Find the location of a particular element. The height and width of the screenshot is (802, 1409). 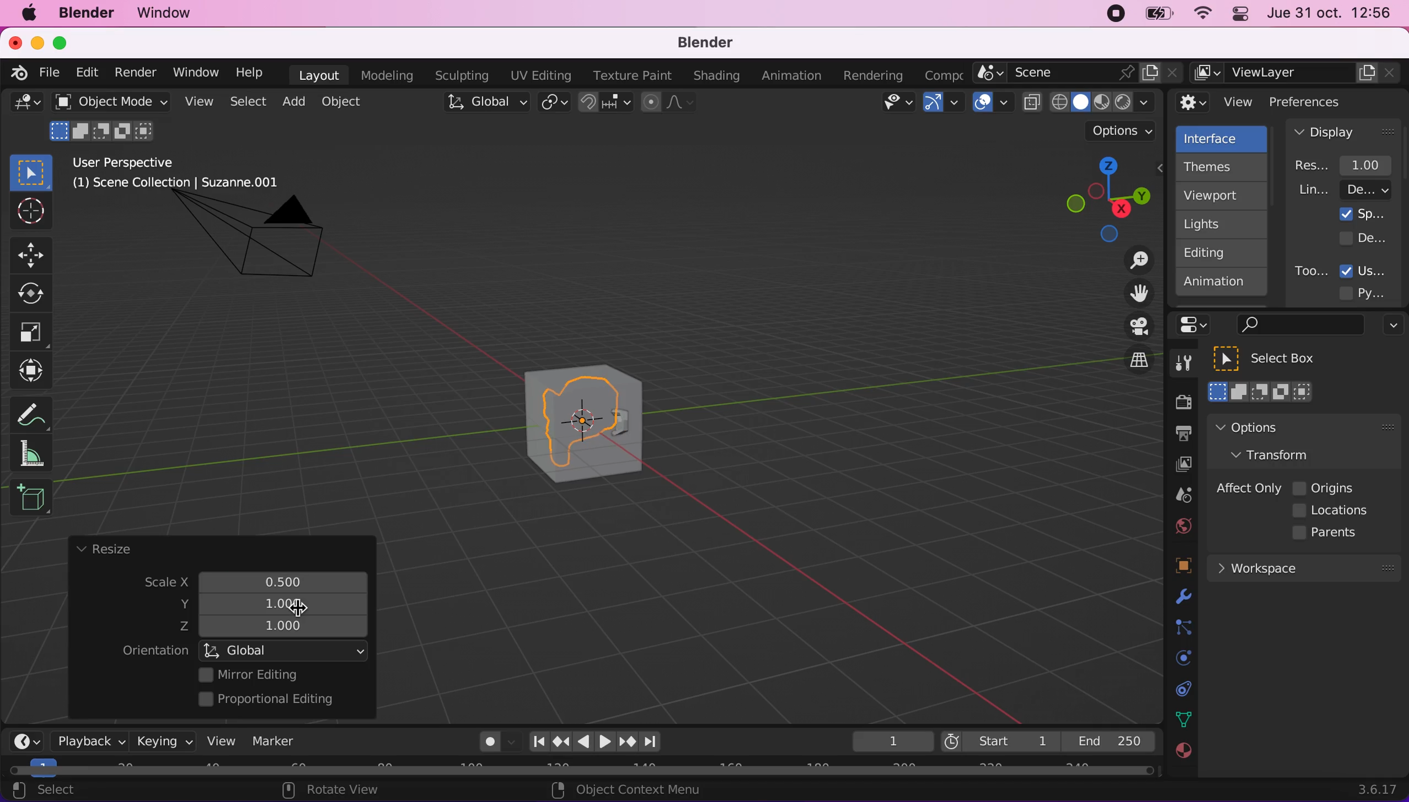

playback is located at coordinates (86, 740).